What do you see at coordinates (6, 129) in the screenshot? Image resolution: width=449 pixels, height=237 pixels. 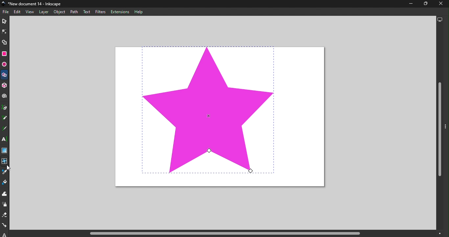 I see `Calligraphy tool` at bounding box center [6, 129].